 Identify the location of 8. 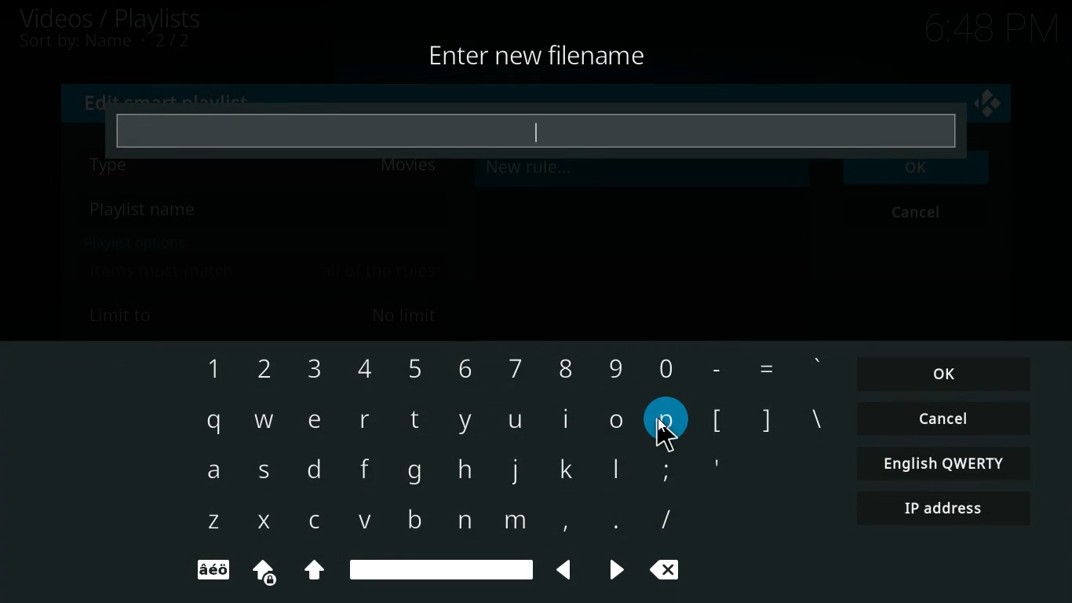
(560, 366).